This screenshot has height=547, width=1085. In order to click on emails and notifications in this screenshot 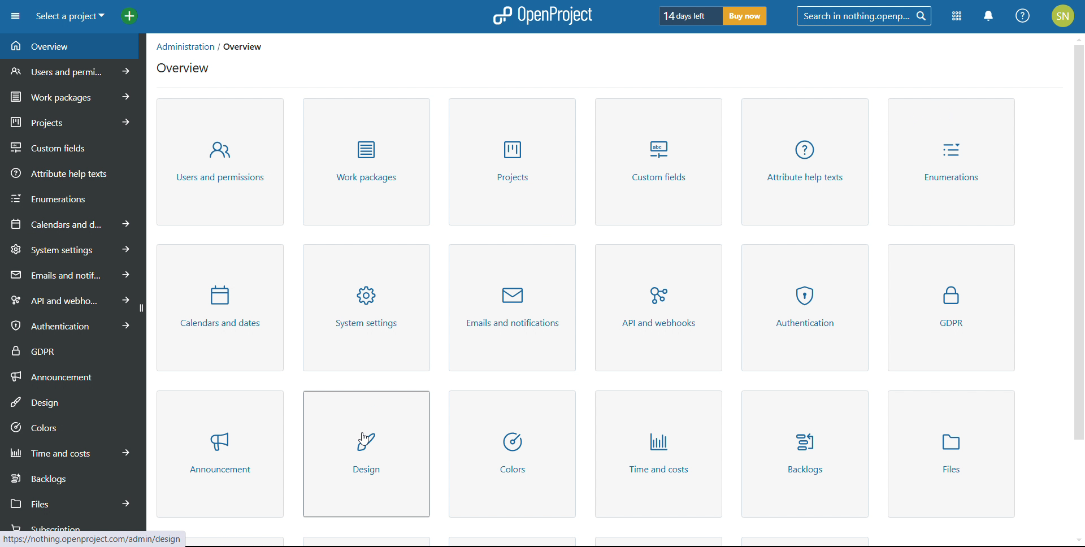, I will do `click(71, 274)`.